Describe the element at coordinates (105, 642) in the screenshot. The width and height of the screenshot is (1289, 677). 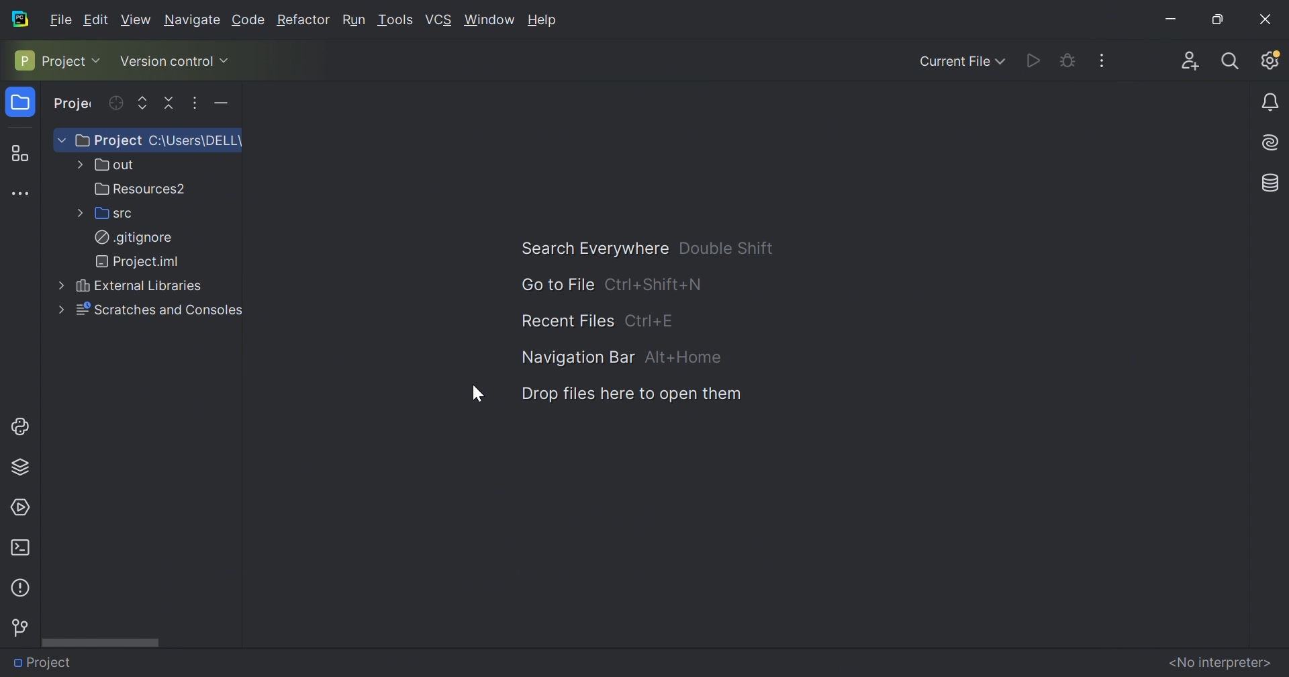
I see `Scroll bar` at that location.